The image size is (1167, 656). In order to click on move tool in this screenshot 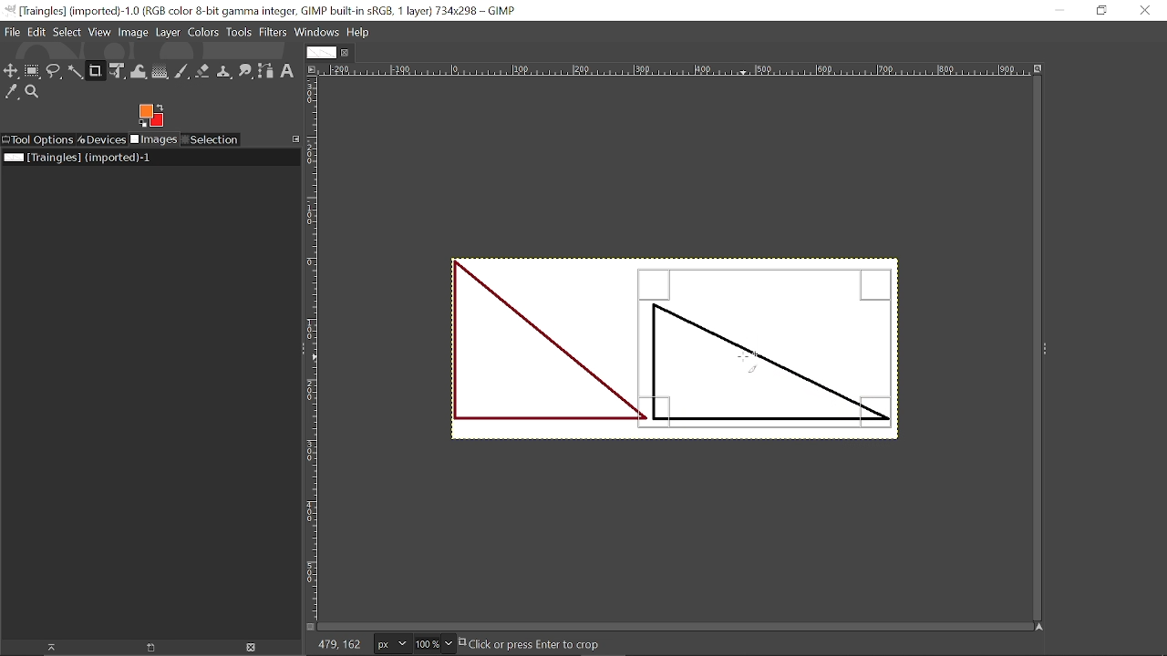, I will do `click(12, 71)`.